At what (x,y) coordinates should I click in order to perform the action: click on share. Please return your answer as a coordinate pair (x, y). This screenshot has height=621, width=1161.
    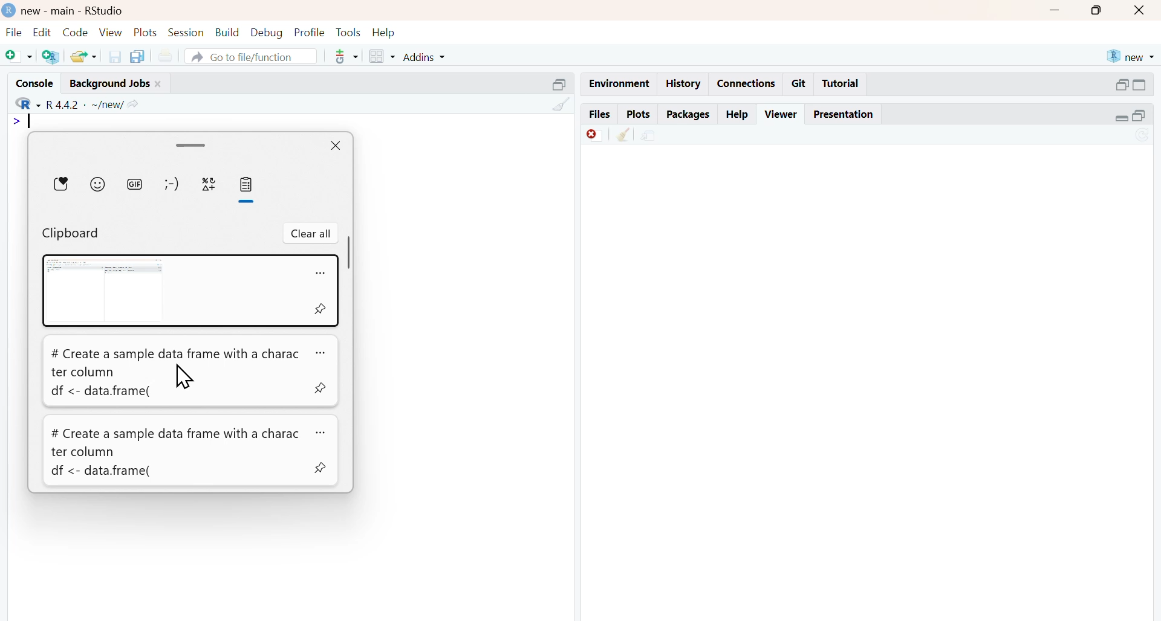
    Looking at the image, I should click on (649, 136).